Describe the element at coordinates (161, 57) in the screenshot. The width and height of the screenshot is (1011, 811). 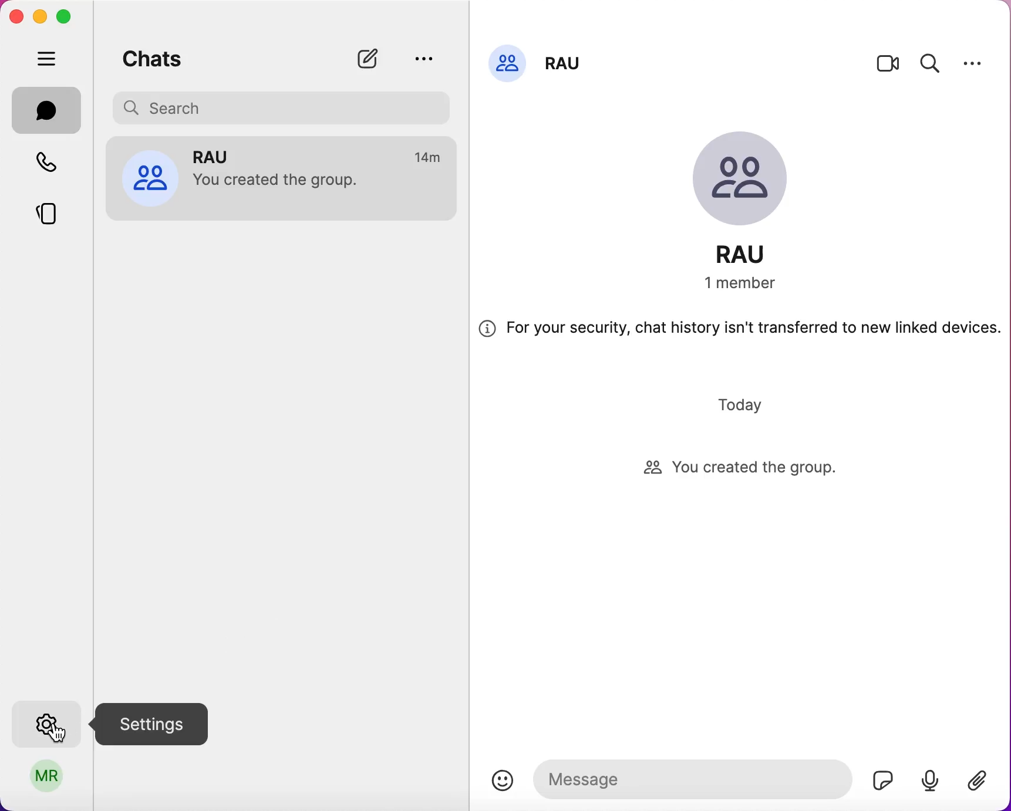
I see `chats` at that location.